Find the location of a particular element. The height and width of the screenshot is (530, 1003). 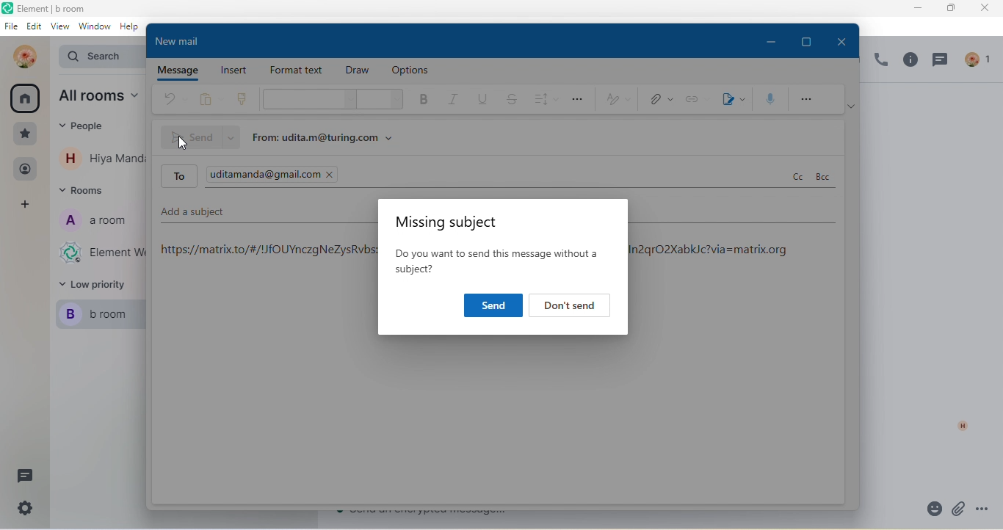

send is located at coordinates (491, 306).